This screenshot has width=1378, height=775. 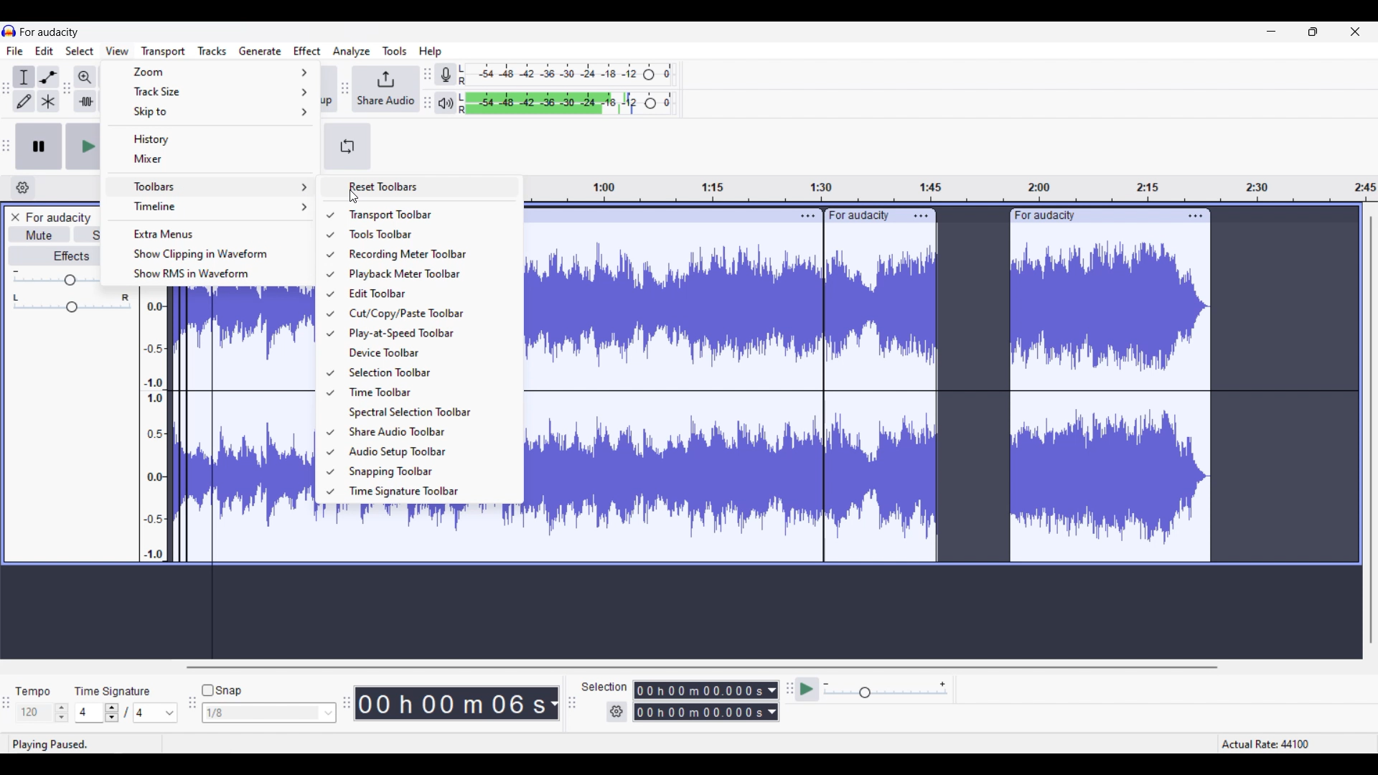 I want to click on Show RMS in waveform, so click(x=213, y=274).